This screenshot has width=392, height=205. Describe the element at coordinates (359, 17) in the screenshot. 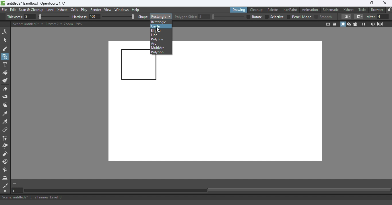

I see `Border corners` at that location.